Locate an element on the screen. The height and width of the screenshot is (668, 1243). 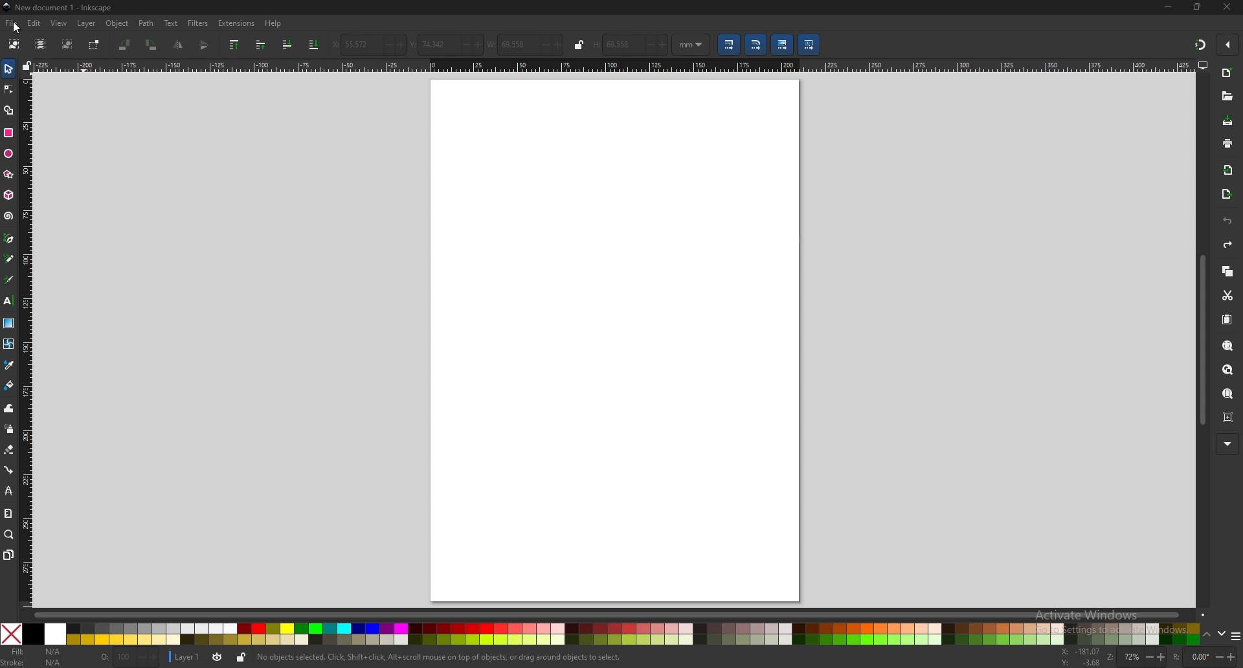
import is located at coordinates (1229, 172).